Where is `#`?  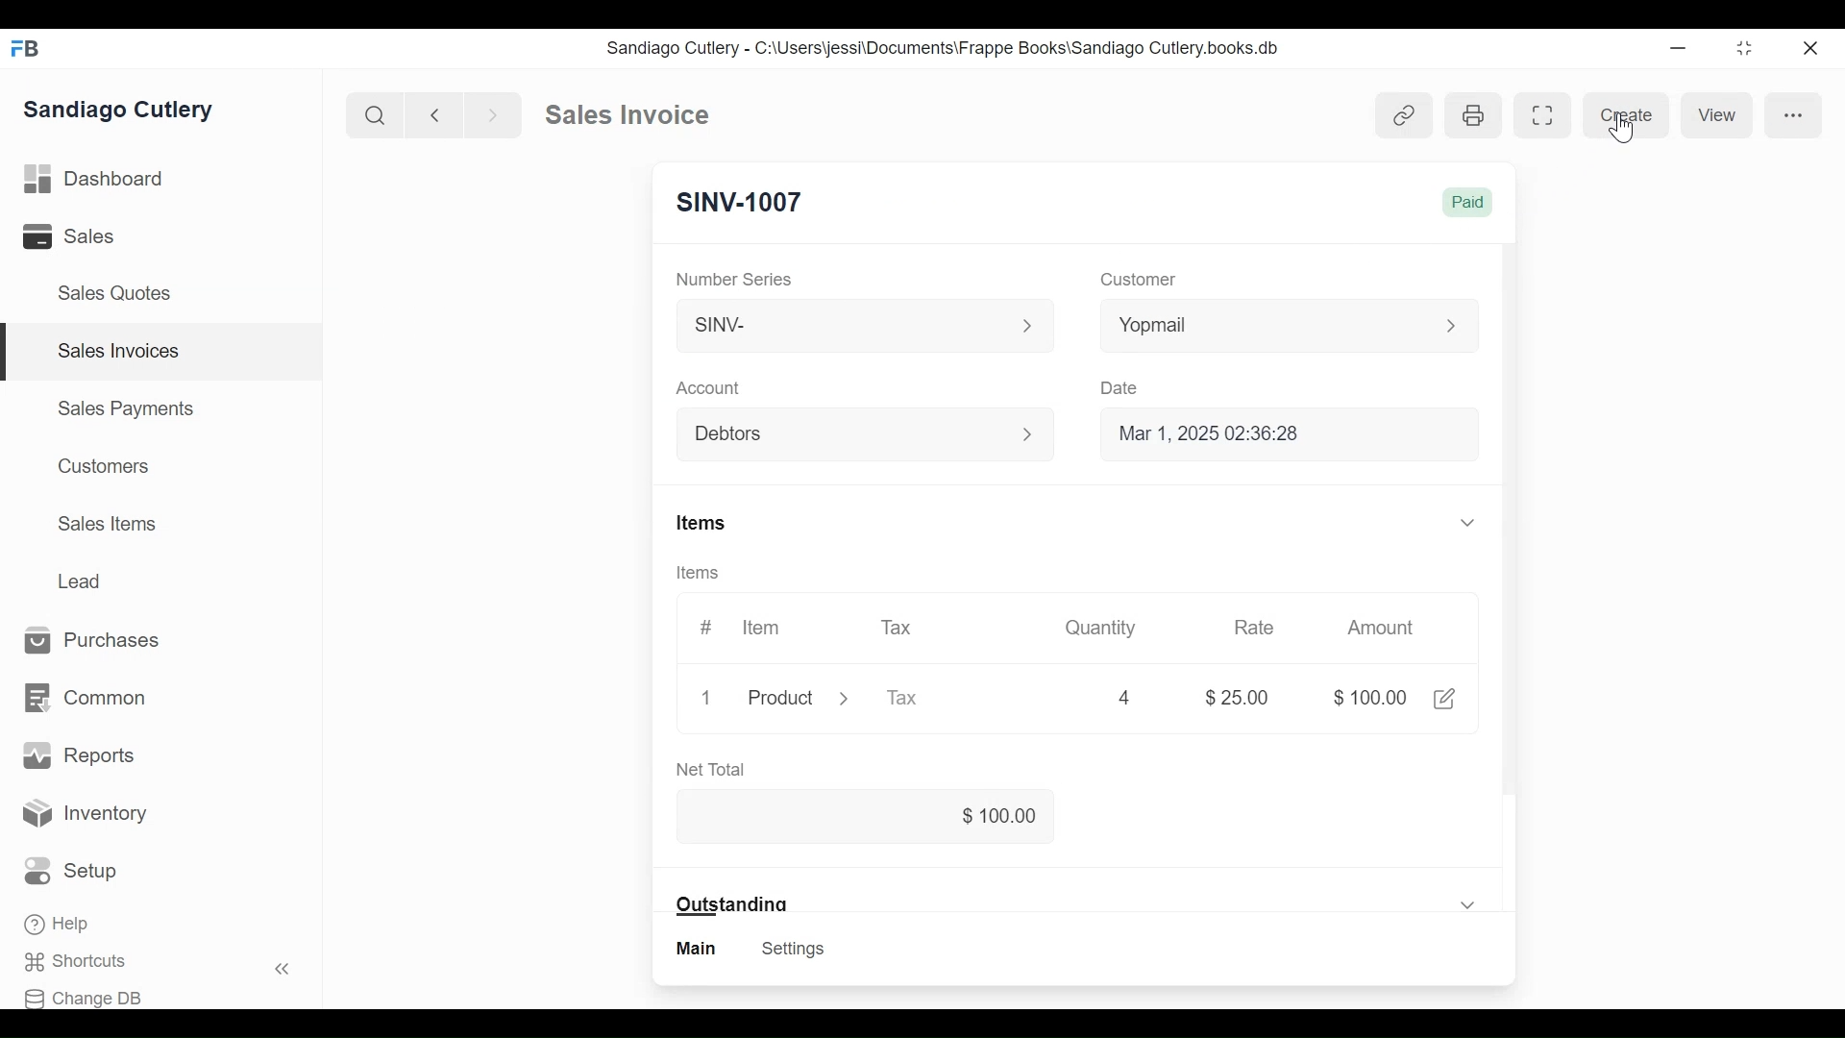
# is located at coordinates (705, 628).